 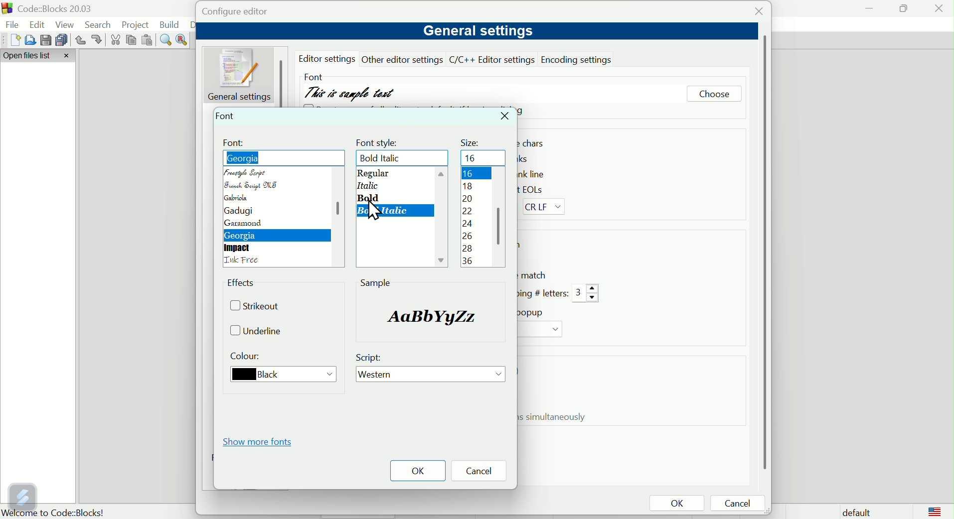 What do you see at coordinates (227, 115) in the screenshot?
I see `Font` at bounding box center [227, 115].